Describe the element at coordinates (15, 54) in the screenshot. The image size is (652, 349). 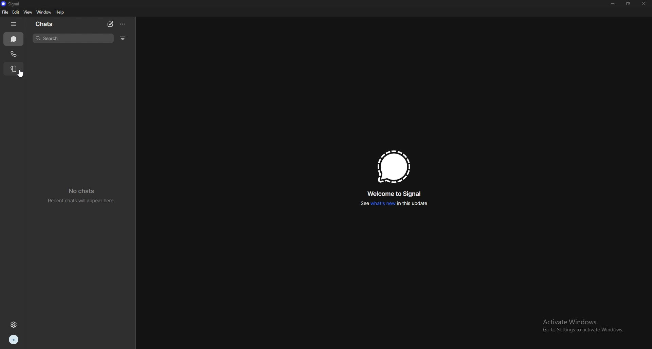
I see `calls` at that location.